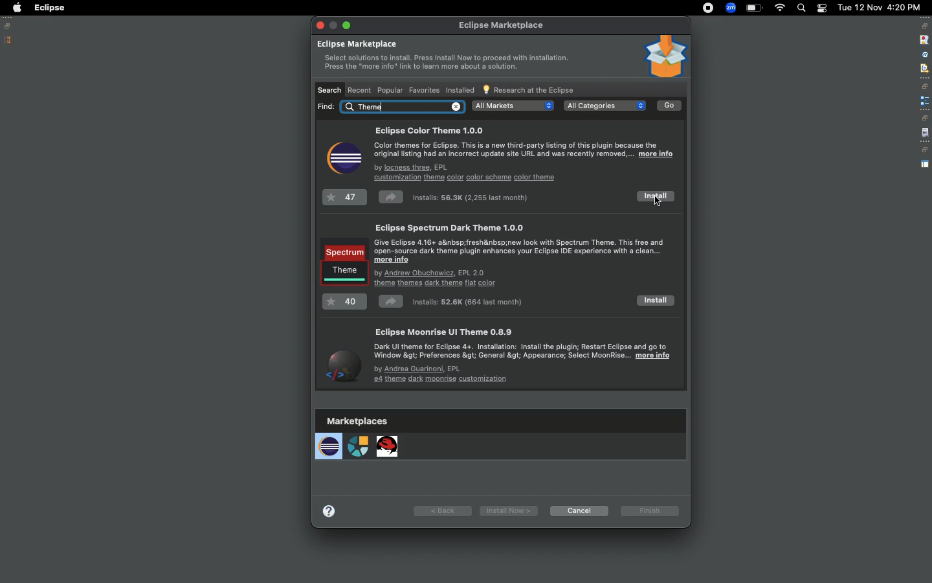 The image size is (932, 583). Describe the element at coordinates (924, 118) in the screenshot. I see `restore` at that location.